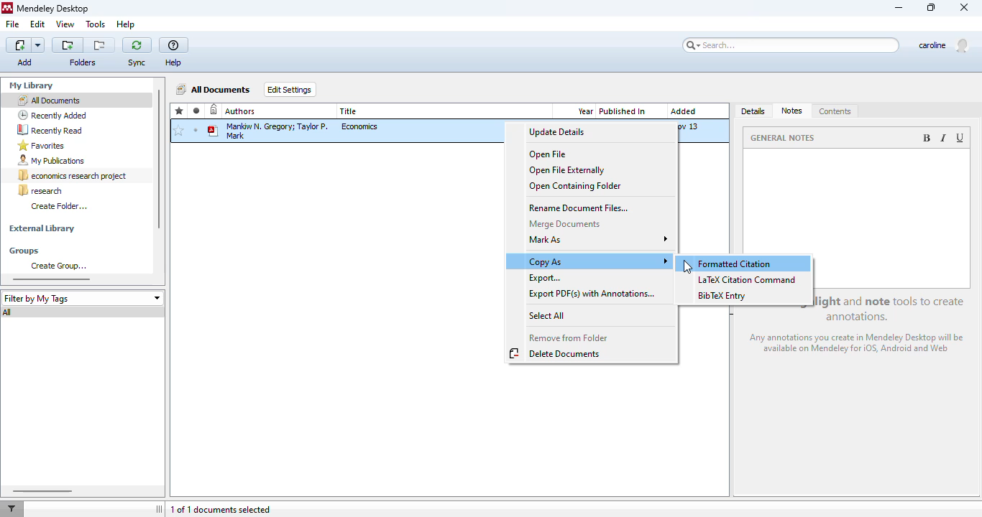 The image size is (982, 517). What do you see at coordinates (585, 111) in the screenshot?
I see `year` at bounding box center [585, 111].